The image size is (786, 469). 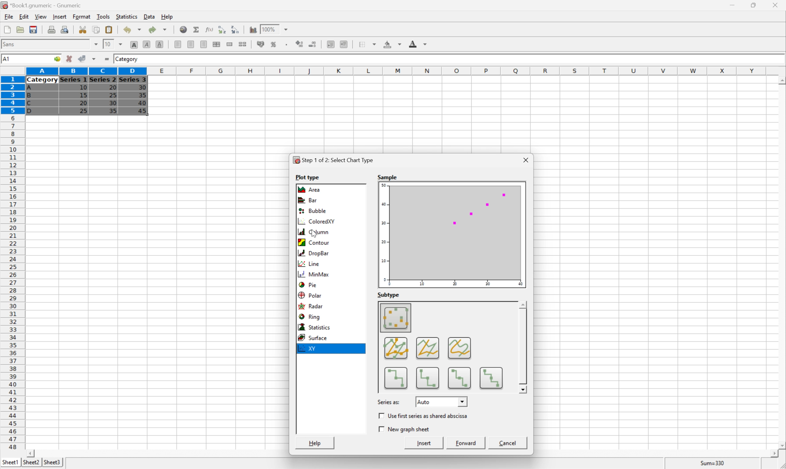 What do you see at coordinates (389, 295) in the screenshot?
I see `Subtype` at bounding box center [389, 295].